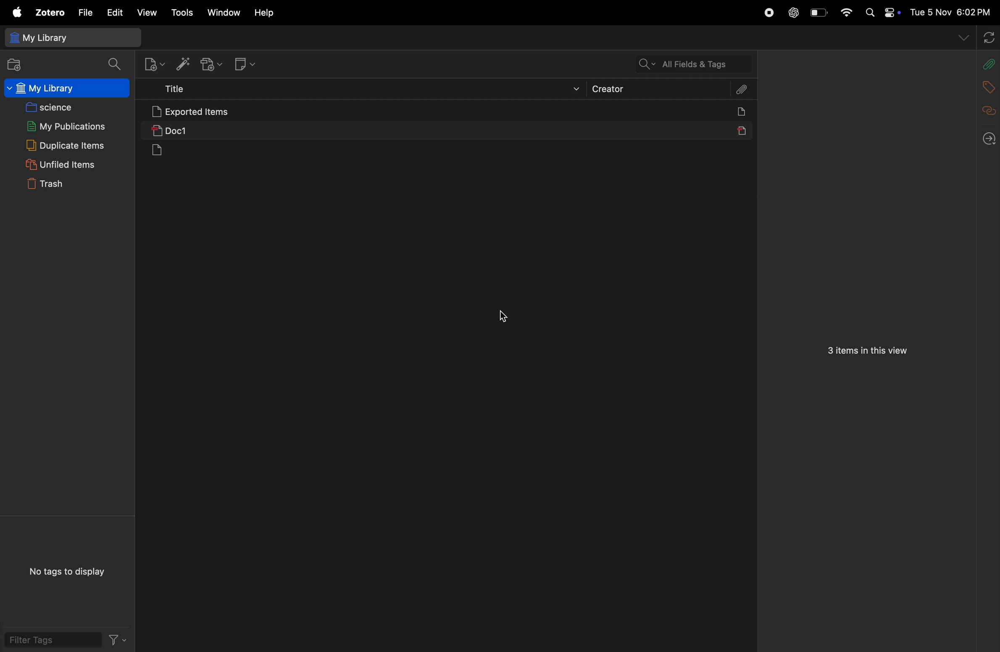 This screenshot has height=652, width=1000. What do you see at coordinates (792, 13) in the screenshot?
I see `chatgpt` at bounding box center [792, 13].